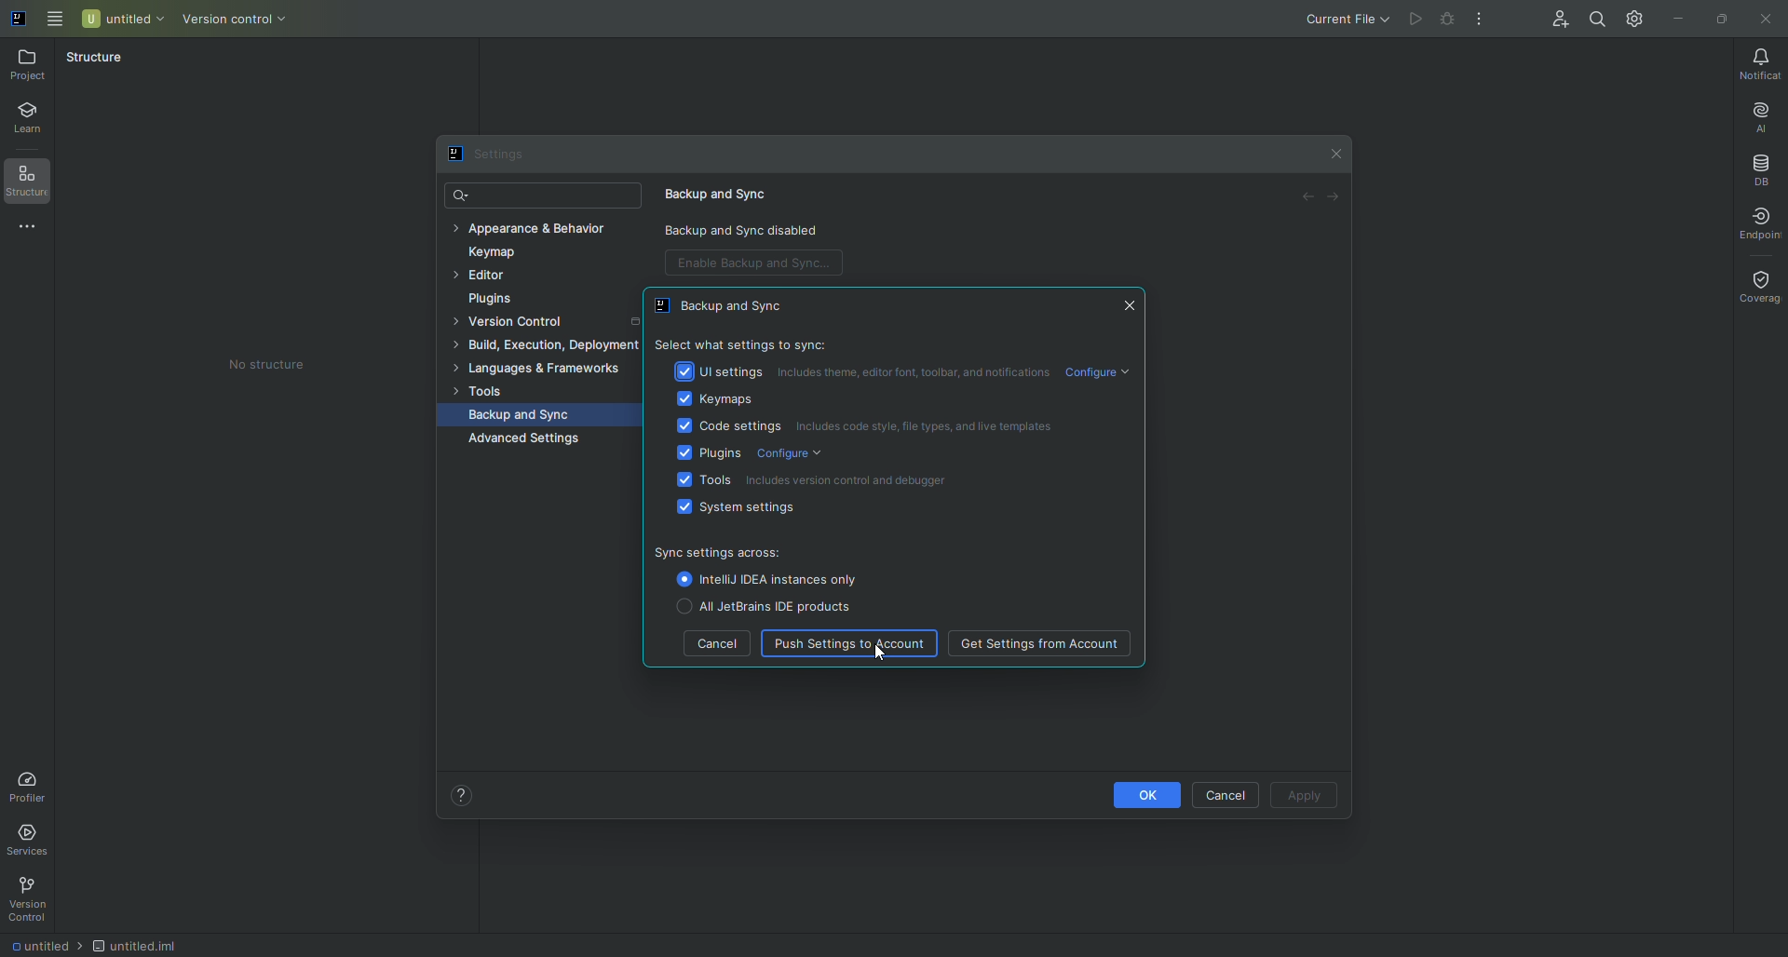 The image size is (1788, 957). I want to click on Updates and Settings, so click(1635, 18).